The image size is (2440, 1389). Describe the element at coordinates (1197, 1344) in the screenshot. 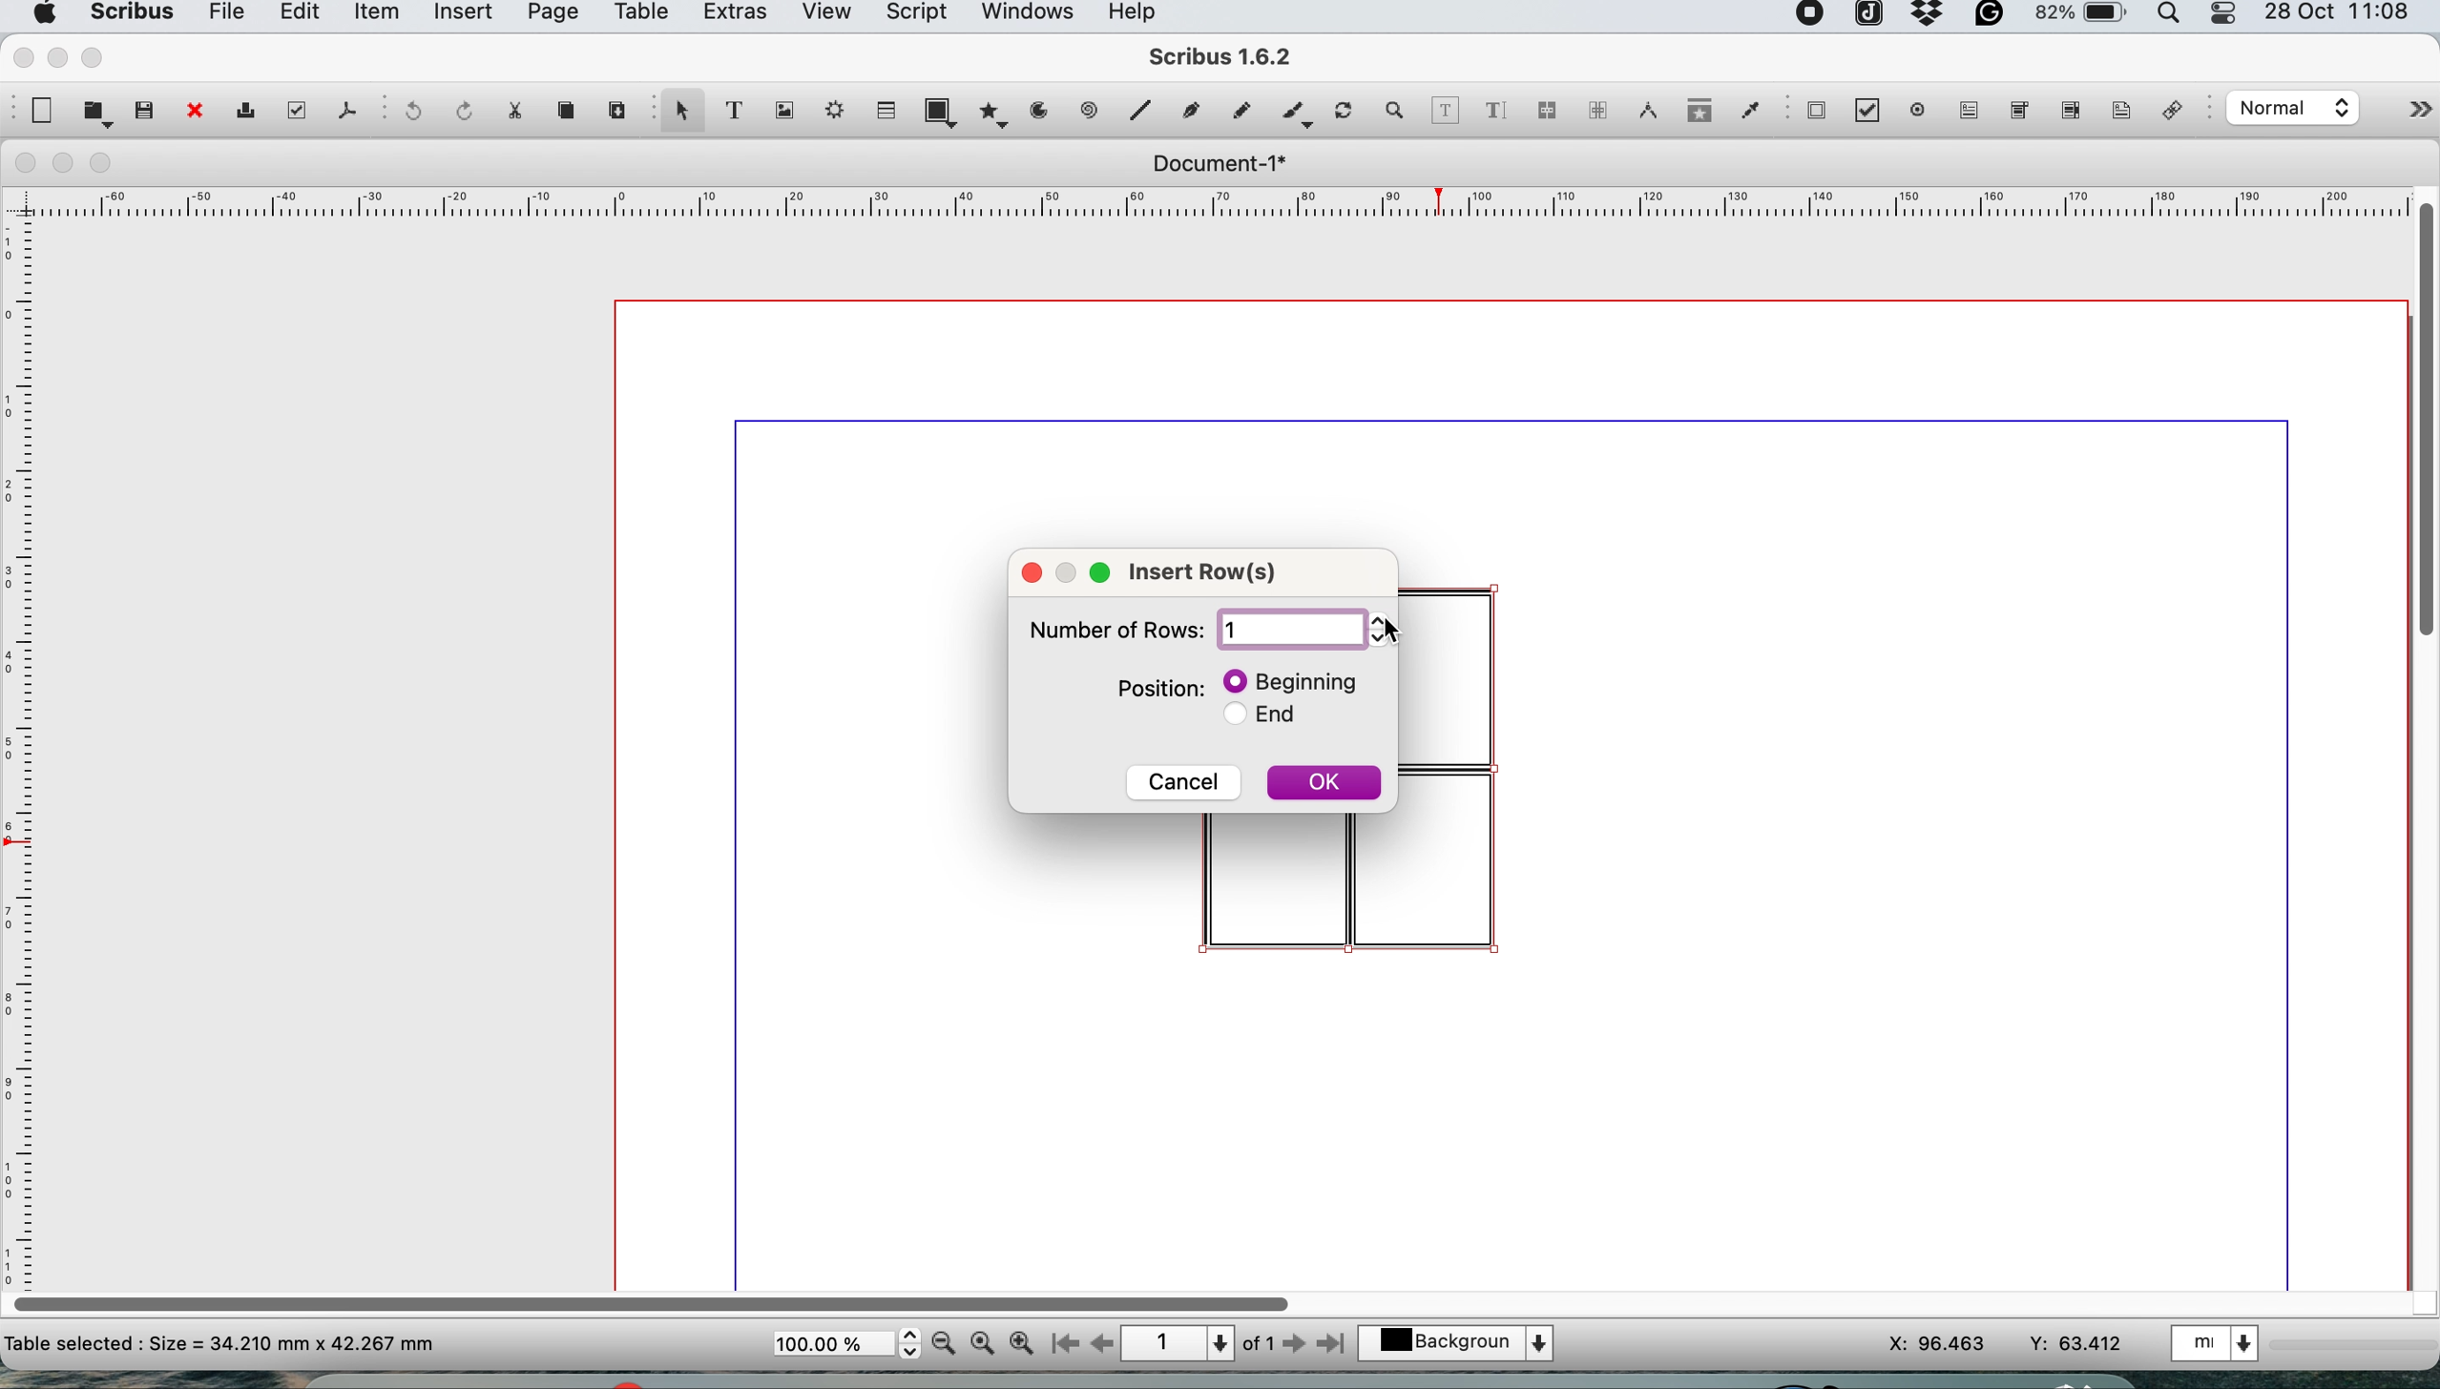

I see `page 1 of 1` at that location.